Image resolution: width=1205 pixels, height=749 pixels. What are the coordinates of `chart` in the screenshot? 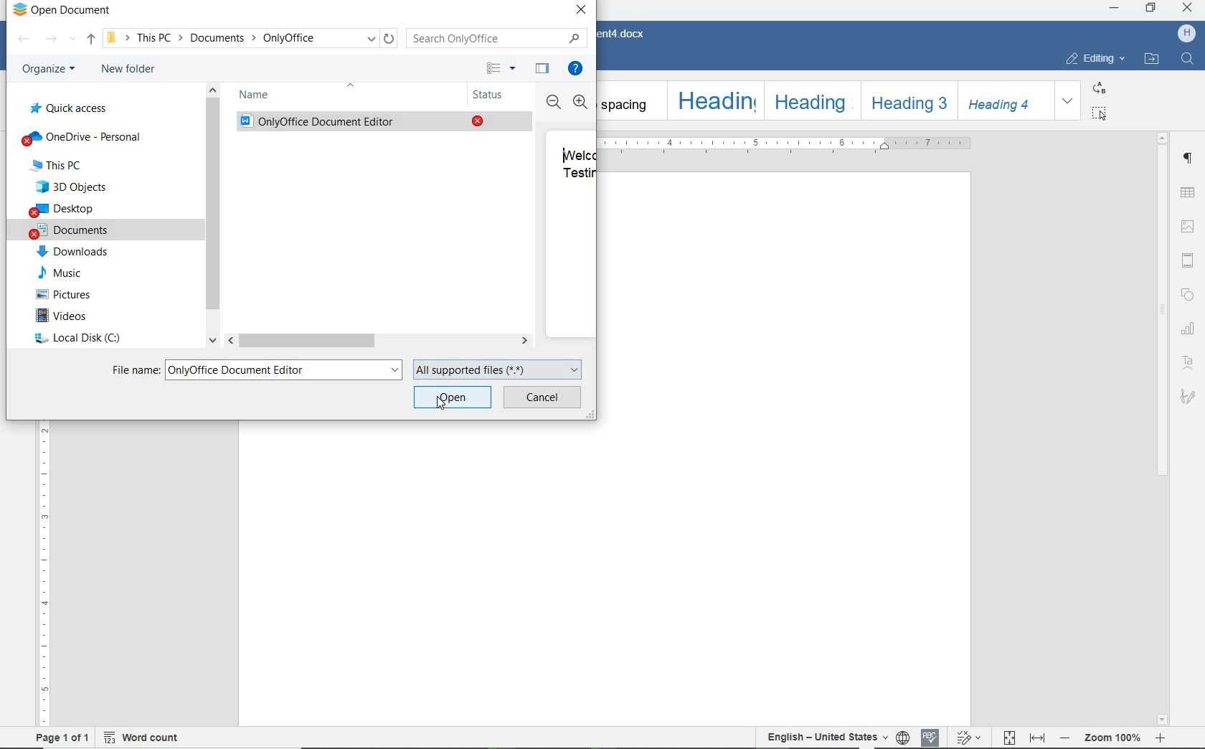 It's located at (1189, 329).